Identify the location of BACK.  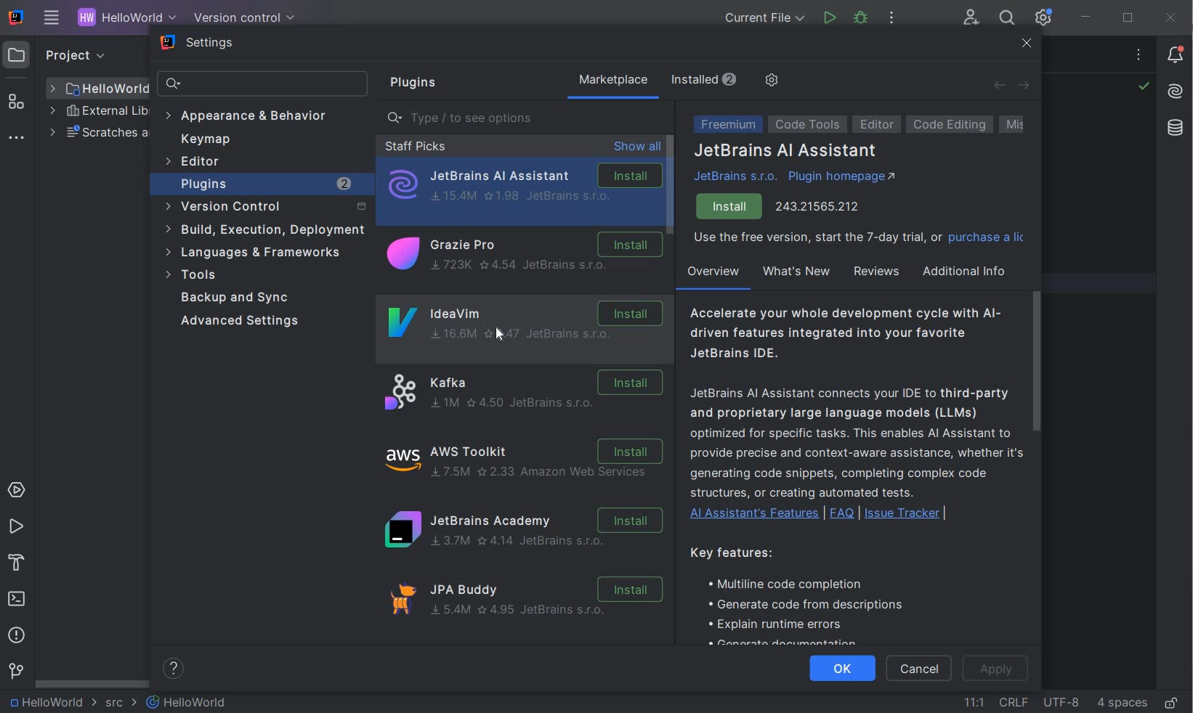
(999, 85).